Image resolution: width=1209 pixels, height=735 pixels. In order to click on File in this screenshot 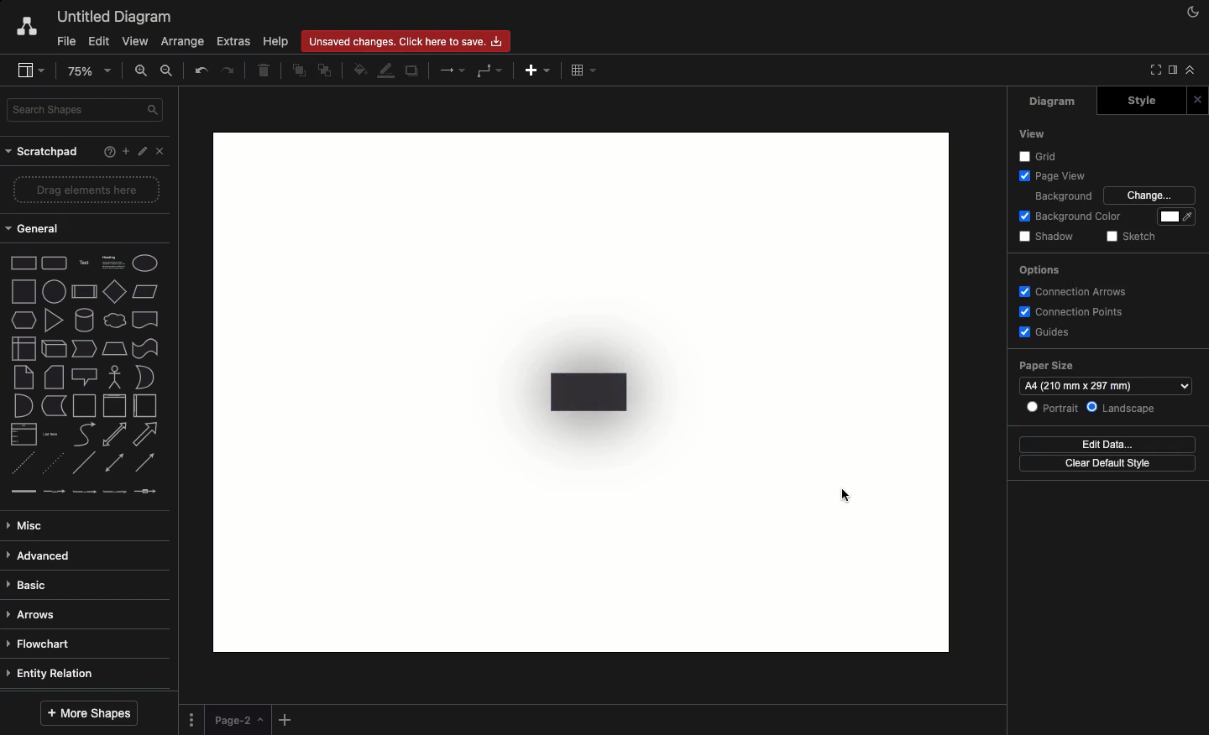, I will do `click(64, 41)`.